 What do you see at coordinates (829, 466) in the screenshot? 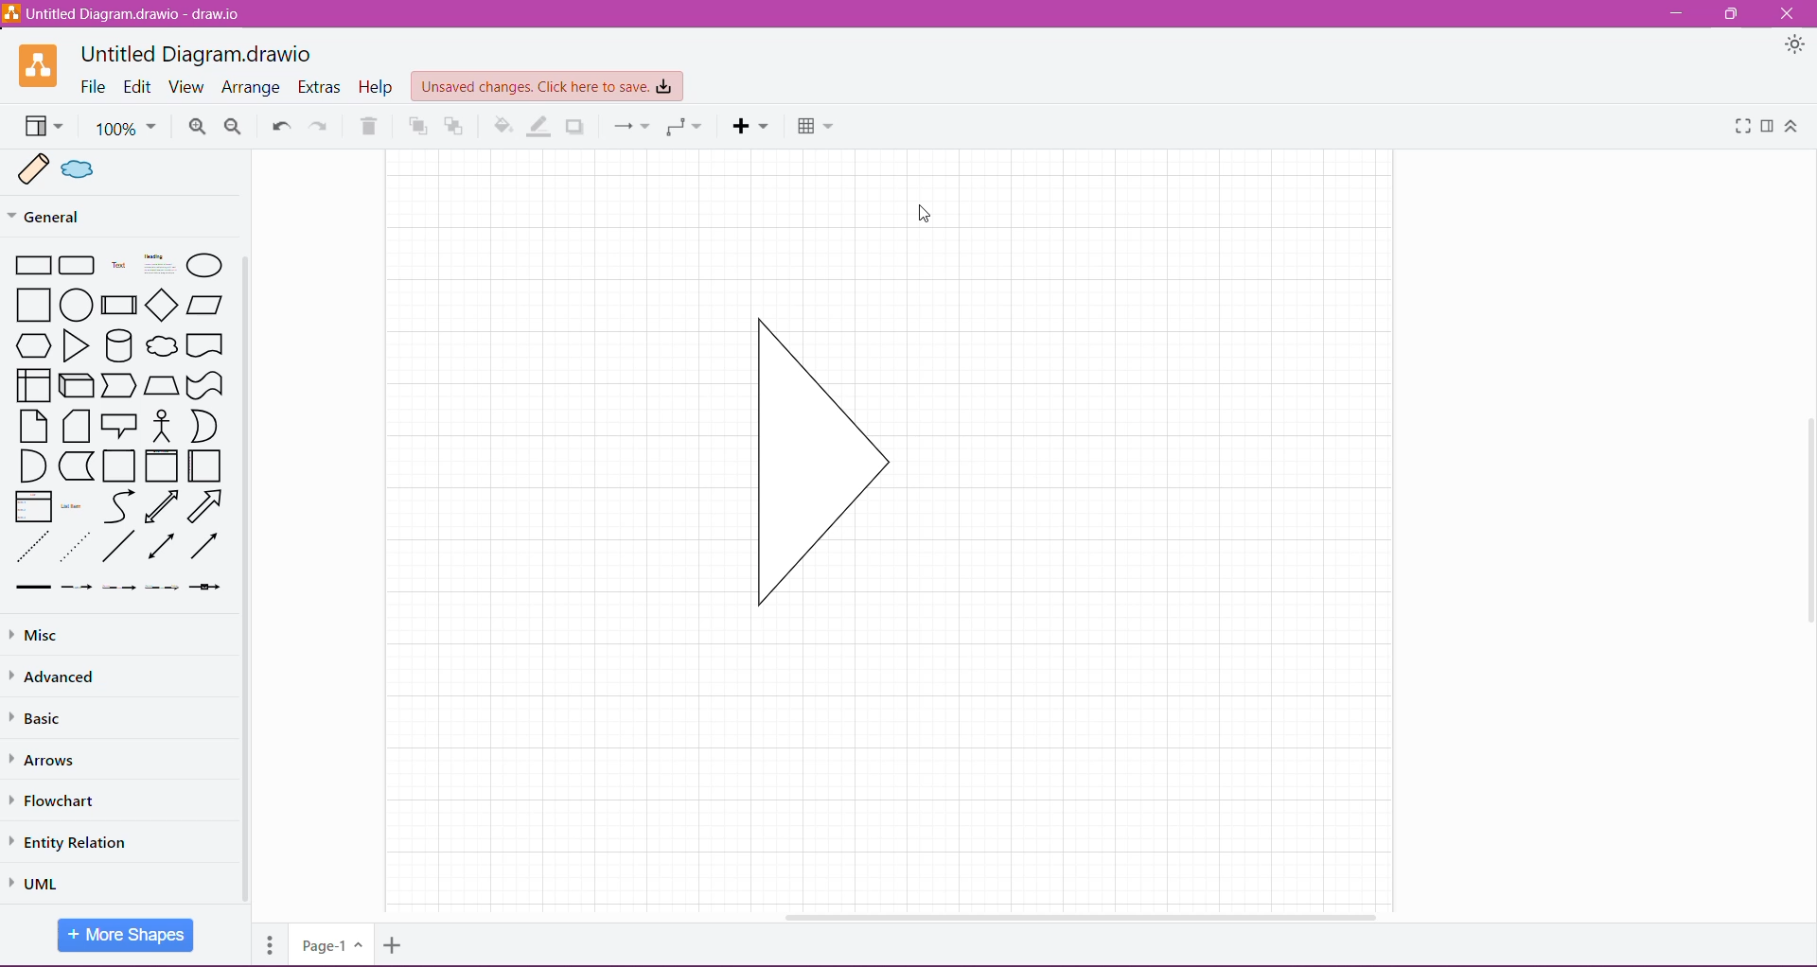
I see `Final Shape (Flipped Horizontally)` at bounding box center [829, 466].